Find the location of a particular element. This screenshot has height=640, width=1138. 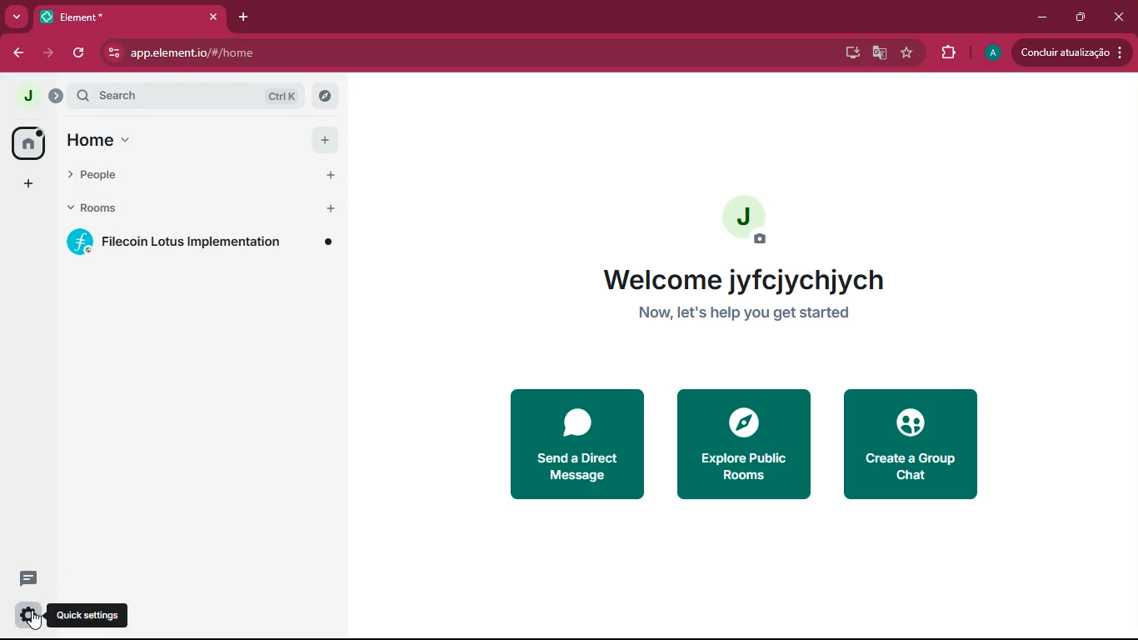

profile picture is located at coordinates (991, 53).